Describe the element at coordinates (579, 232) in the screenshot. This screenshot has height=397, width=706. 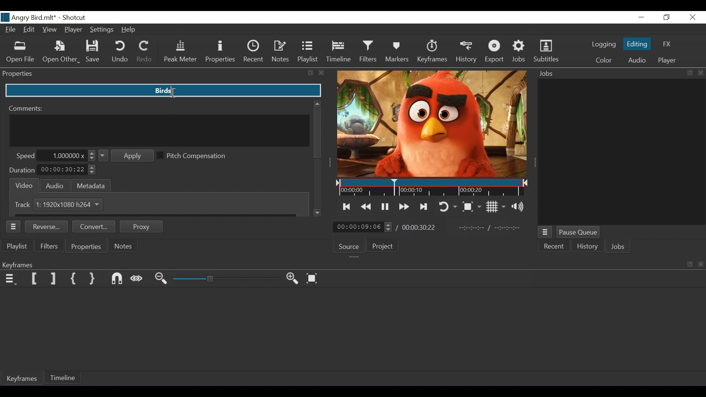
I see `Pause Queue` at that location.